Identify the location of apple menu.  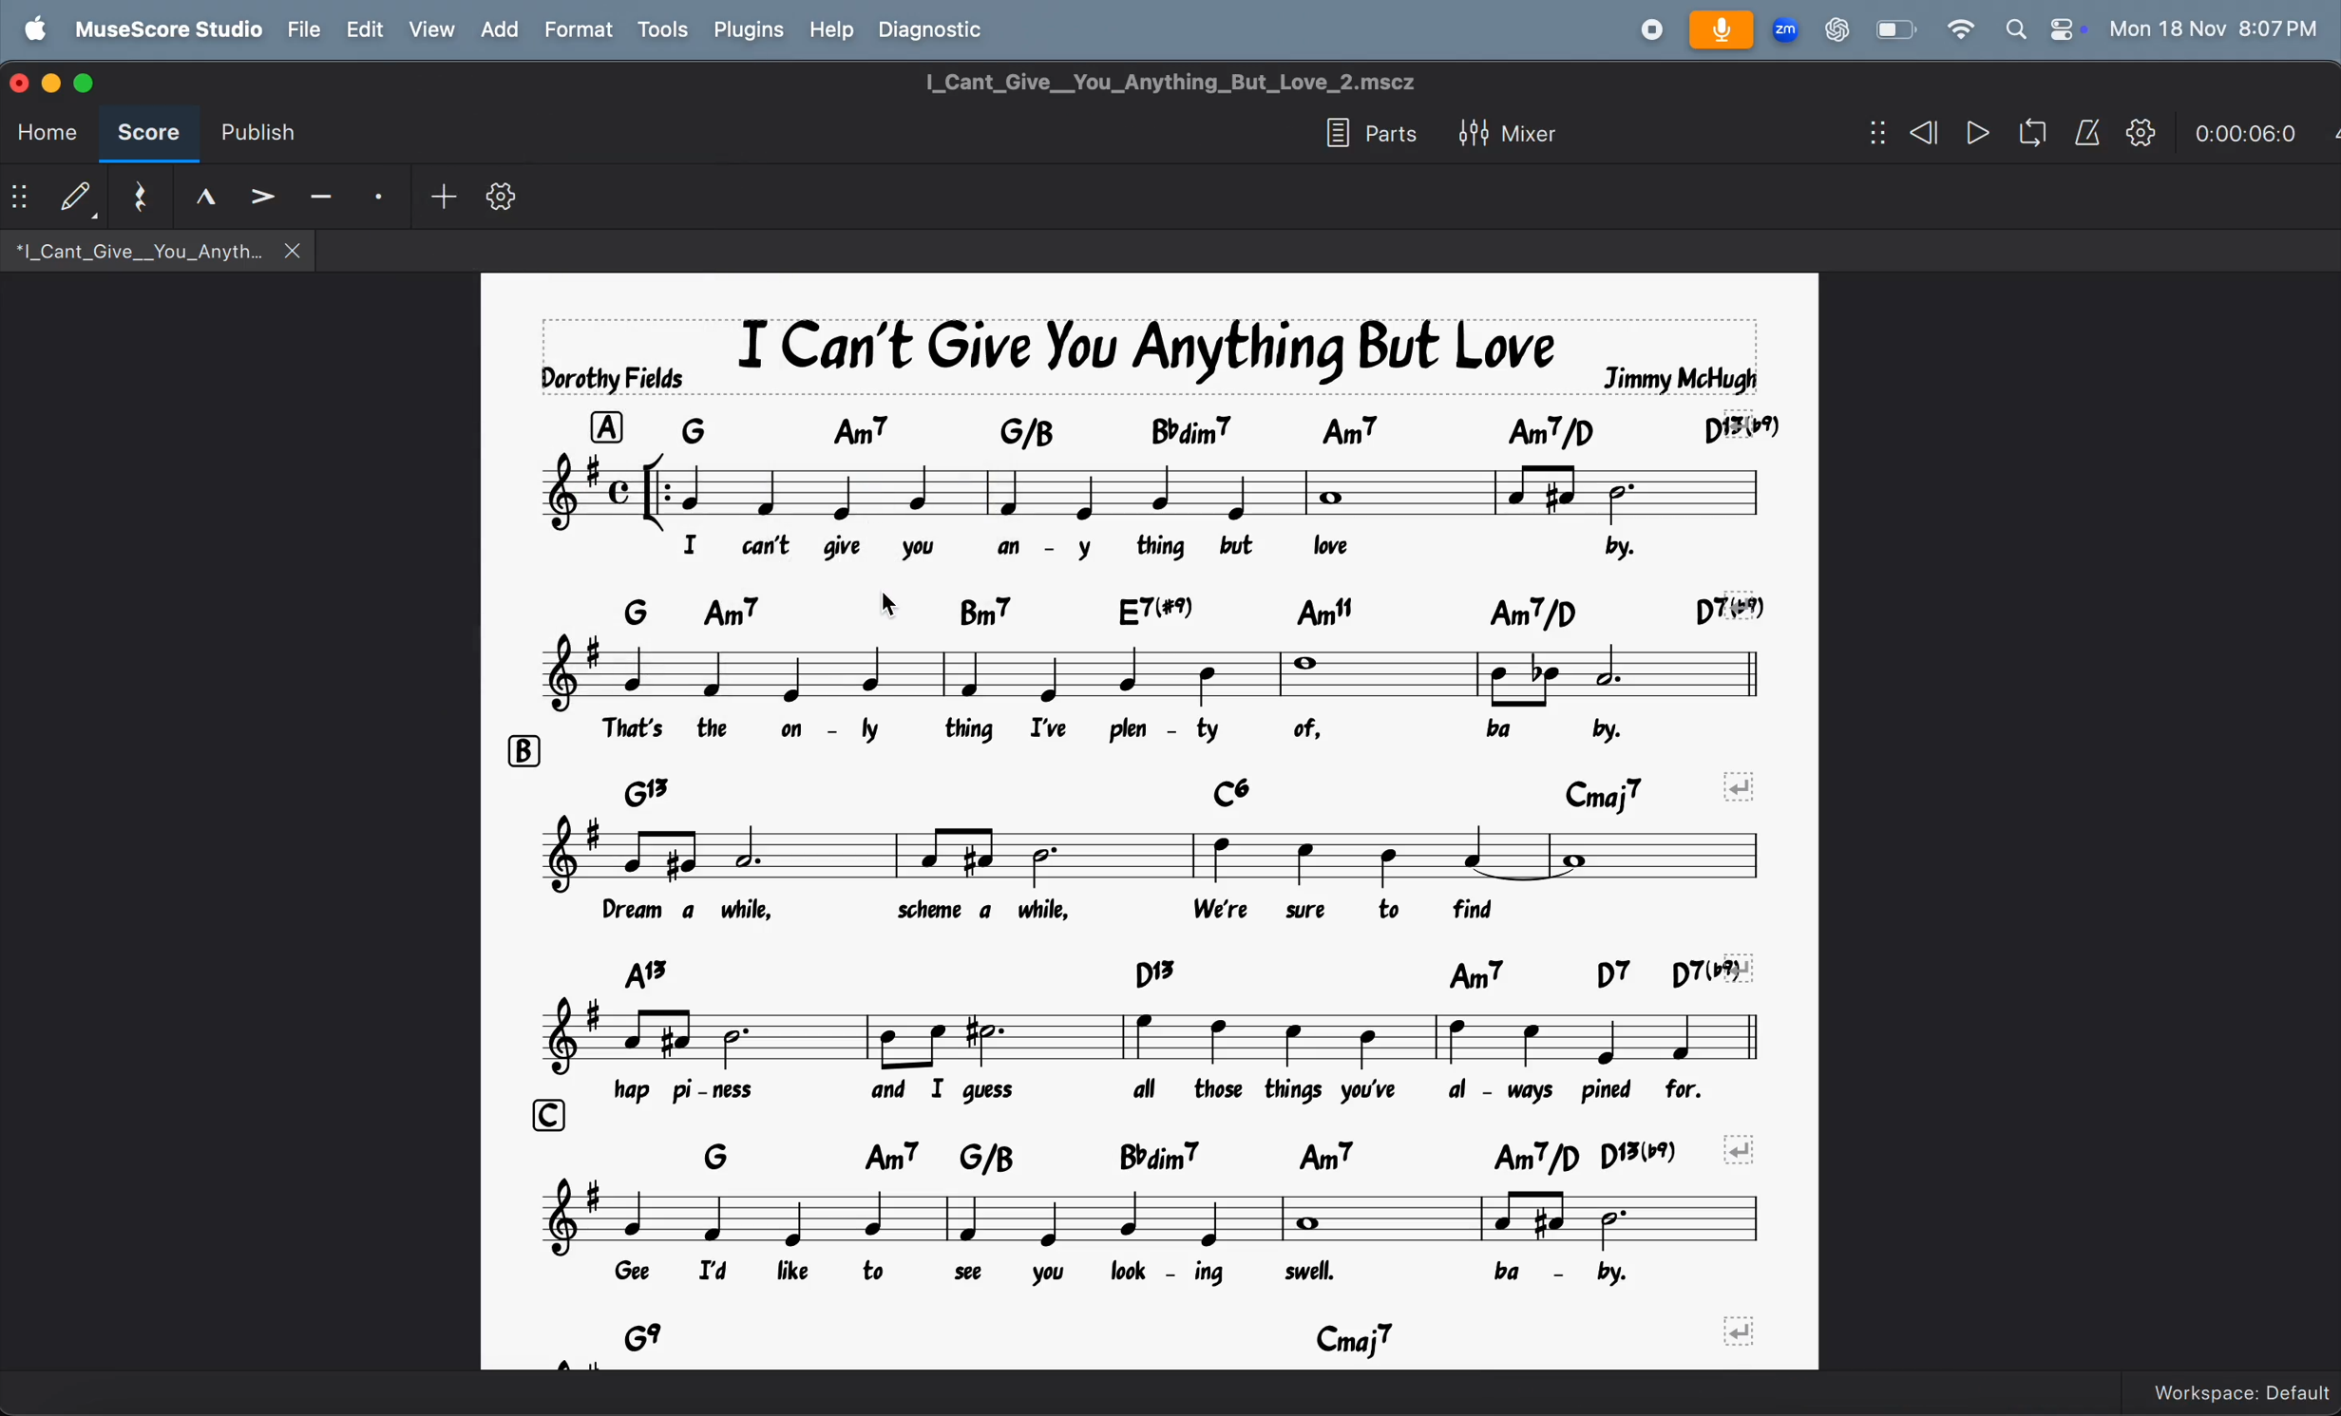
(29, 29).